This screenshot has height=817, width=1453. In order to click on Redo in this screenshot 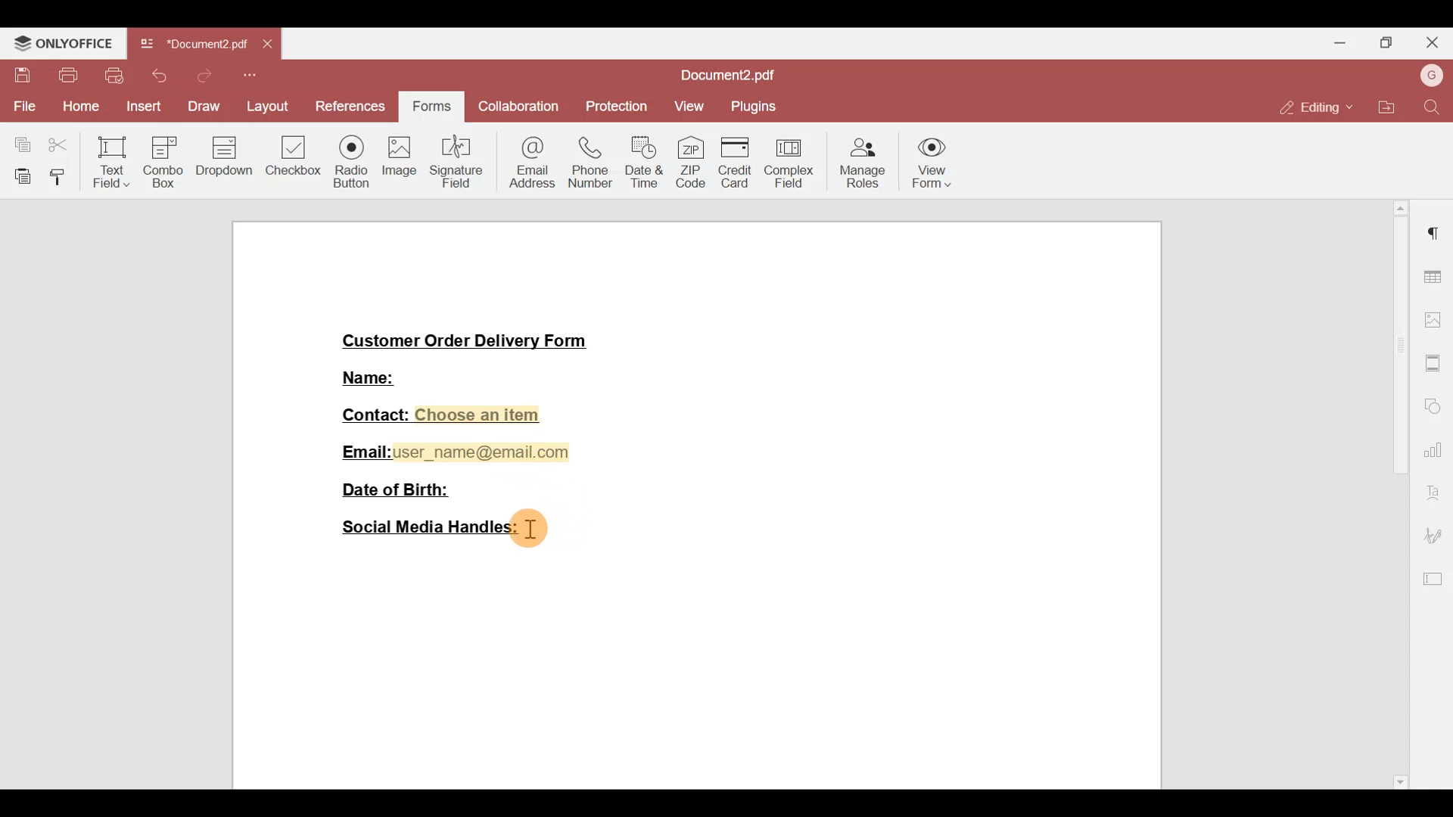, I will do `click(202, 76)`.